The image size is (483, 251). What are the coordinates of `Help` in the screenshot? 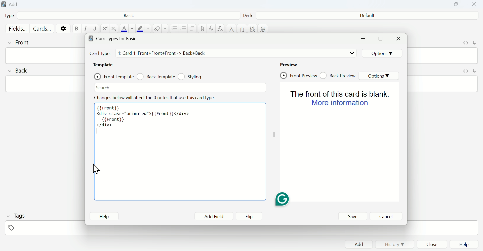 It's located at (464, 244).